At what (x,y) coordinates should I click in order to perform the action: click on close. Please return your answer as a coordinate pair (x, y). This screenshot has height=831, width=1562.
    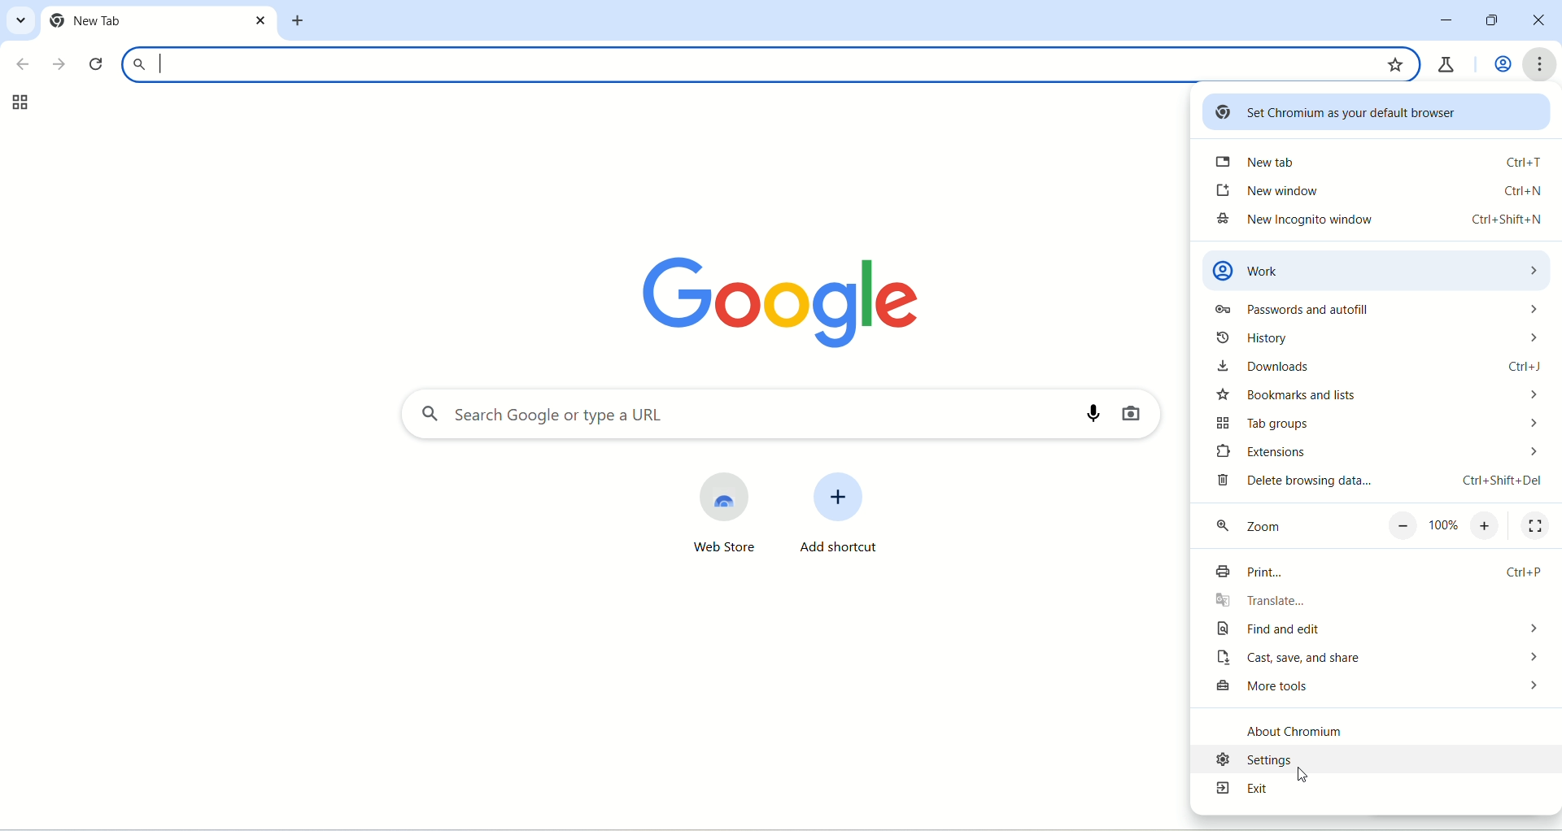
    Looking at the image, I should click on (1540, 21).